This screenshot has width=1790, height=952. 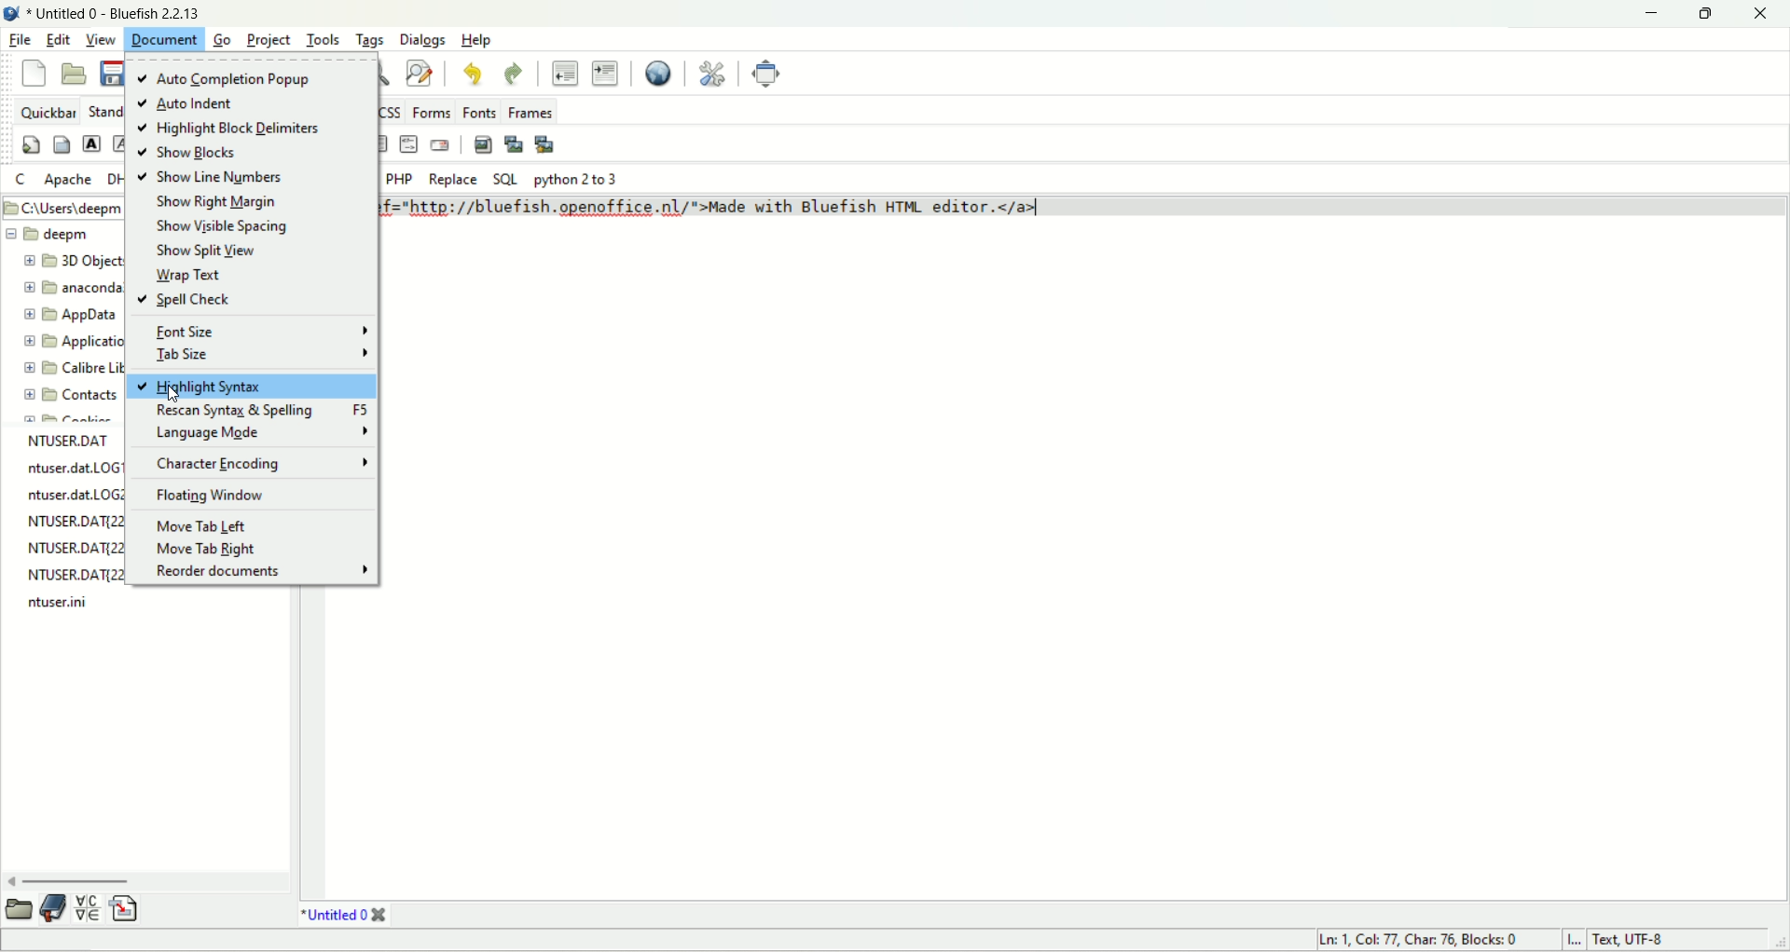 I want to click on I, so click(x=1576, y=941).